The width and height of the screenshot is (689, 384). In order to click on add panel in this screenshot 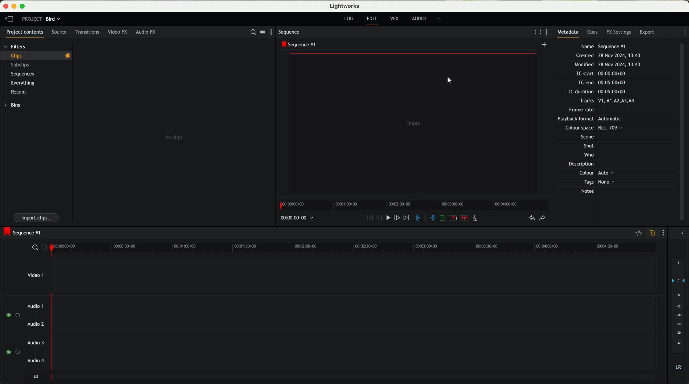, I will do `click(167, 32)`.